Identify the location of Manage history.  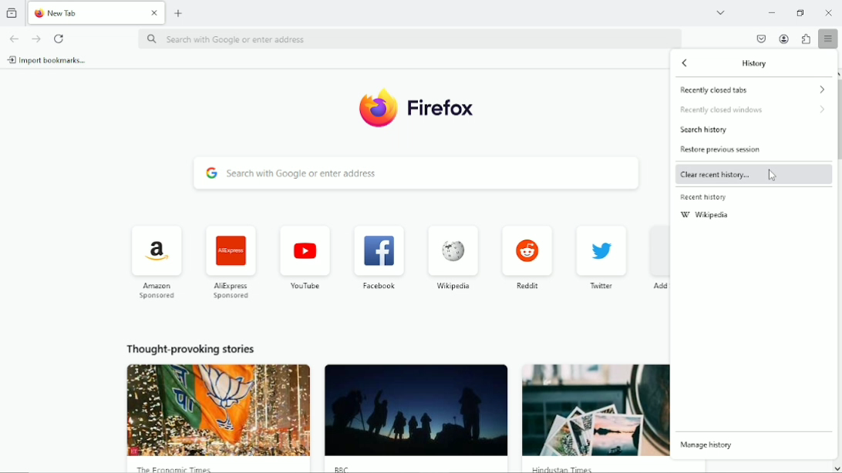
(706, 444).